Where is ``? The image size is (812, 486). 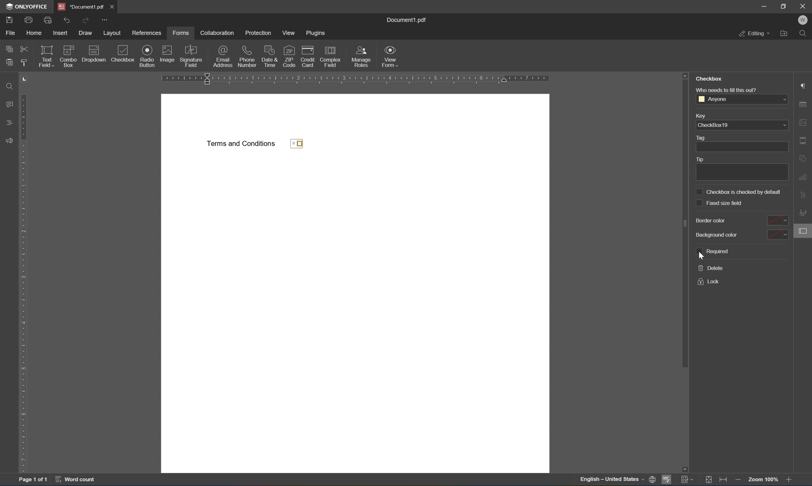
 is located at coordinates (363, 56).